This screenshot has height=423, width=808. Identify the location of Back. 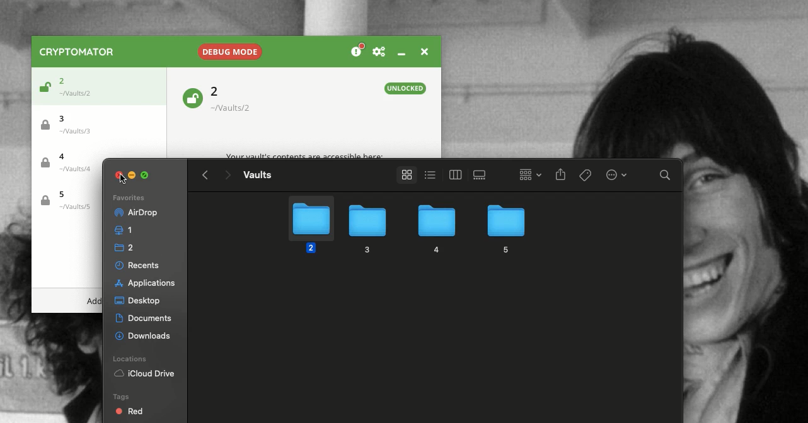
(205, 175).